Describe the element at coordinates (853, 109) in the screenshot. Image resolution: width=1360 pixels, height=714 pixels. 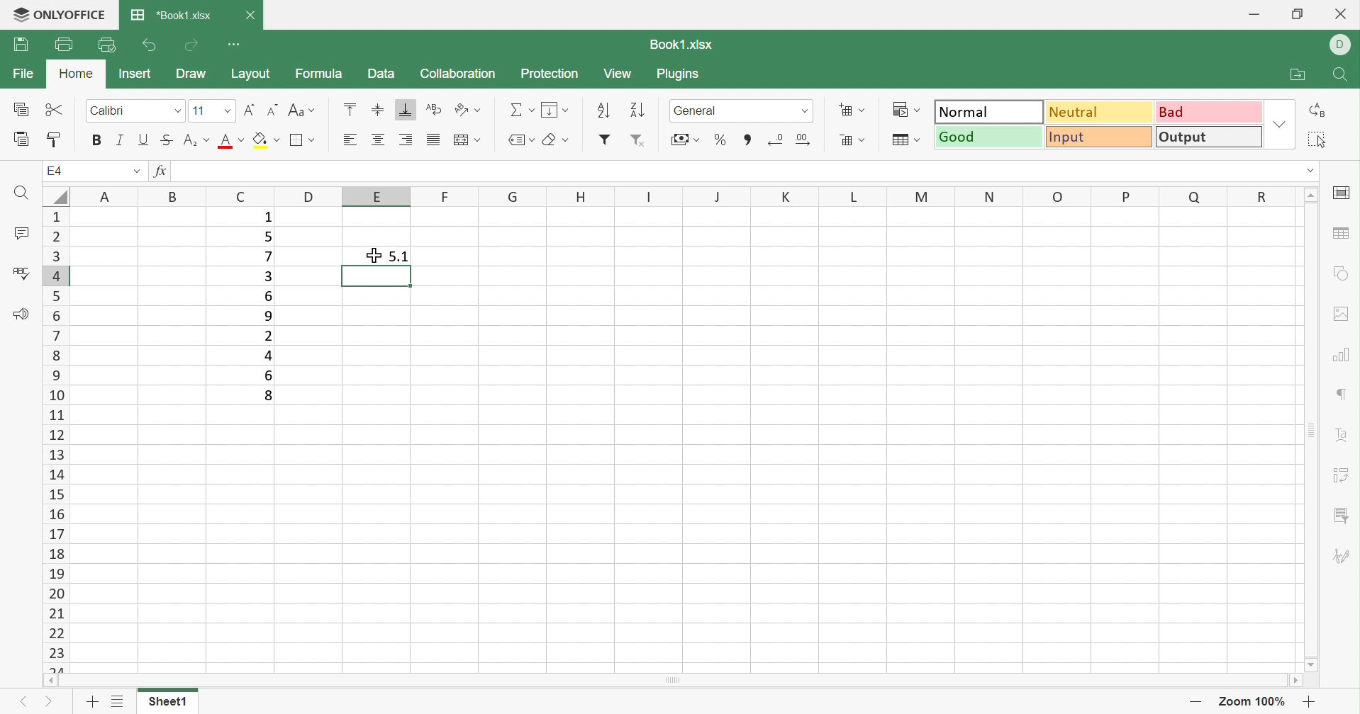
I see `Insert cells` at that location.